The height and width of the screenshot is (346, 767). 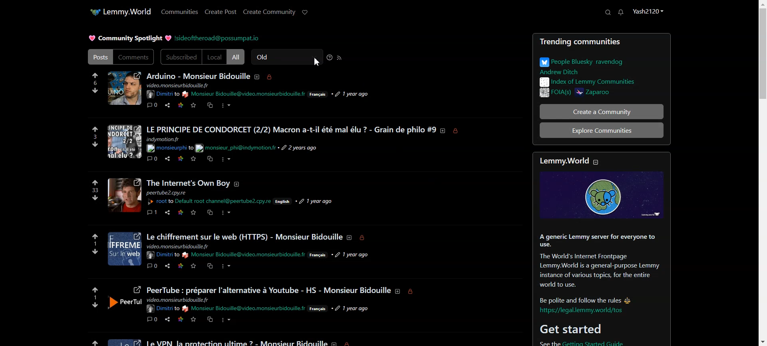 What do you see at coordinates (621, 12) in the screenshot?
I see `Unread Message` at bounding box center [621, 12].